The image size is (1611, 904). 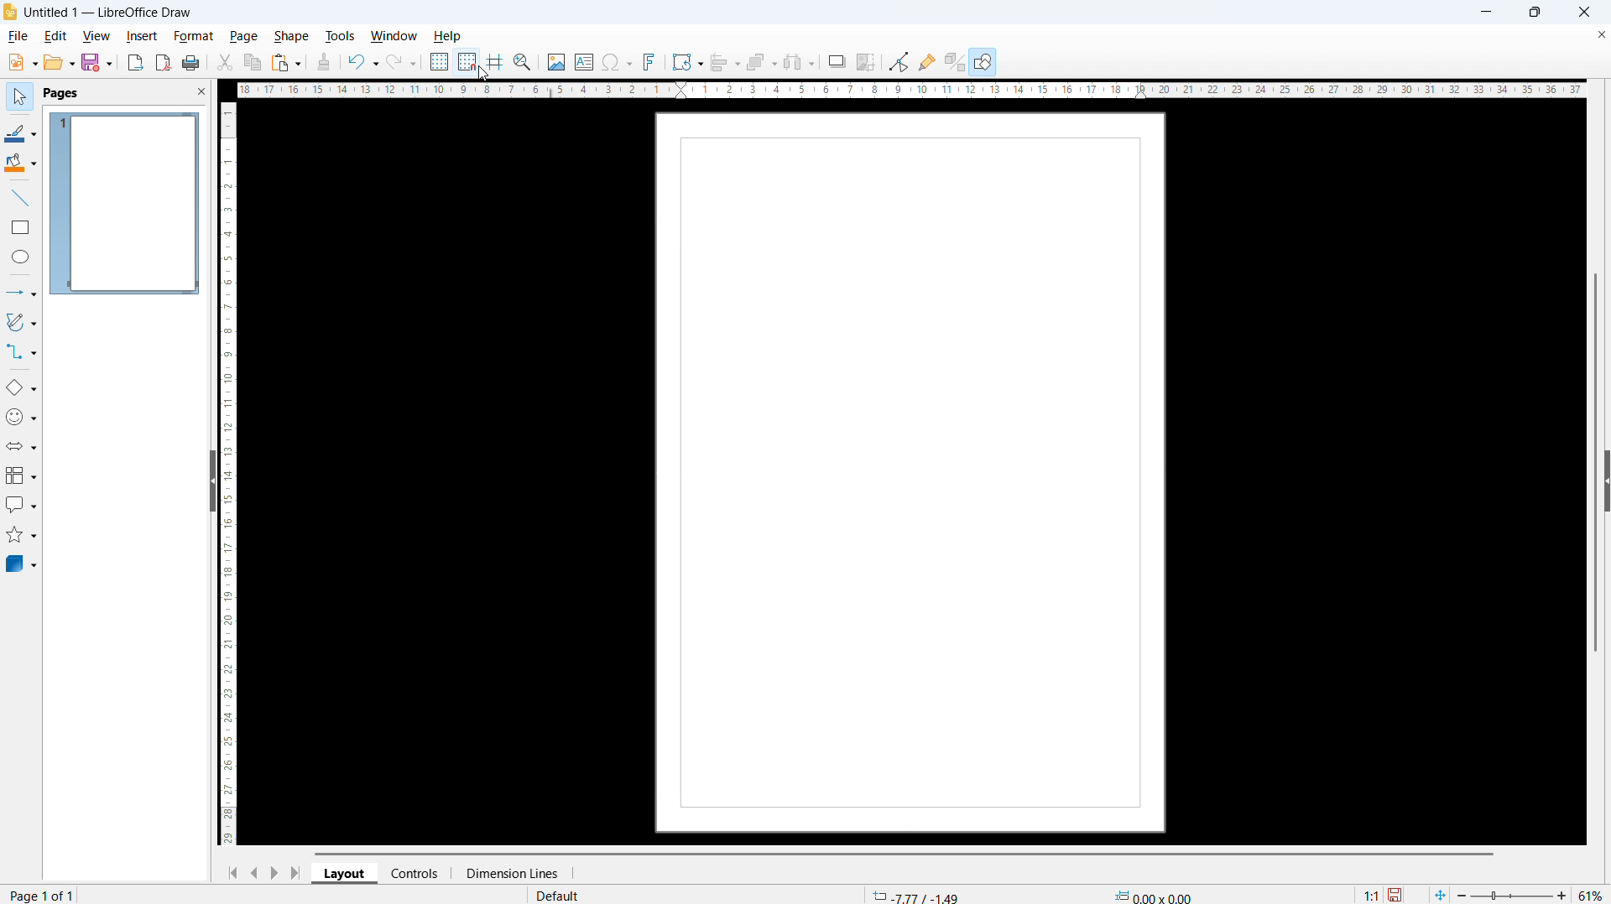 What do you see at coordinates (22, 322) in the screenshot?
I see `curves and polygons` at bounding box center [22, 322].